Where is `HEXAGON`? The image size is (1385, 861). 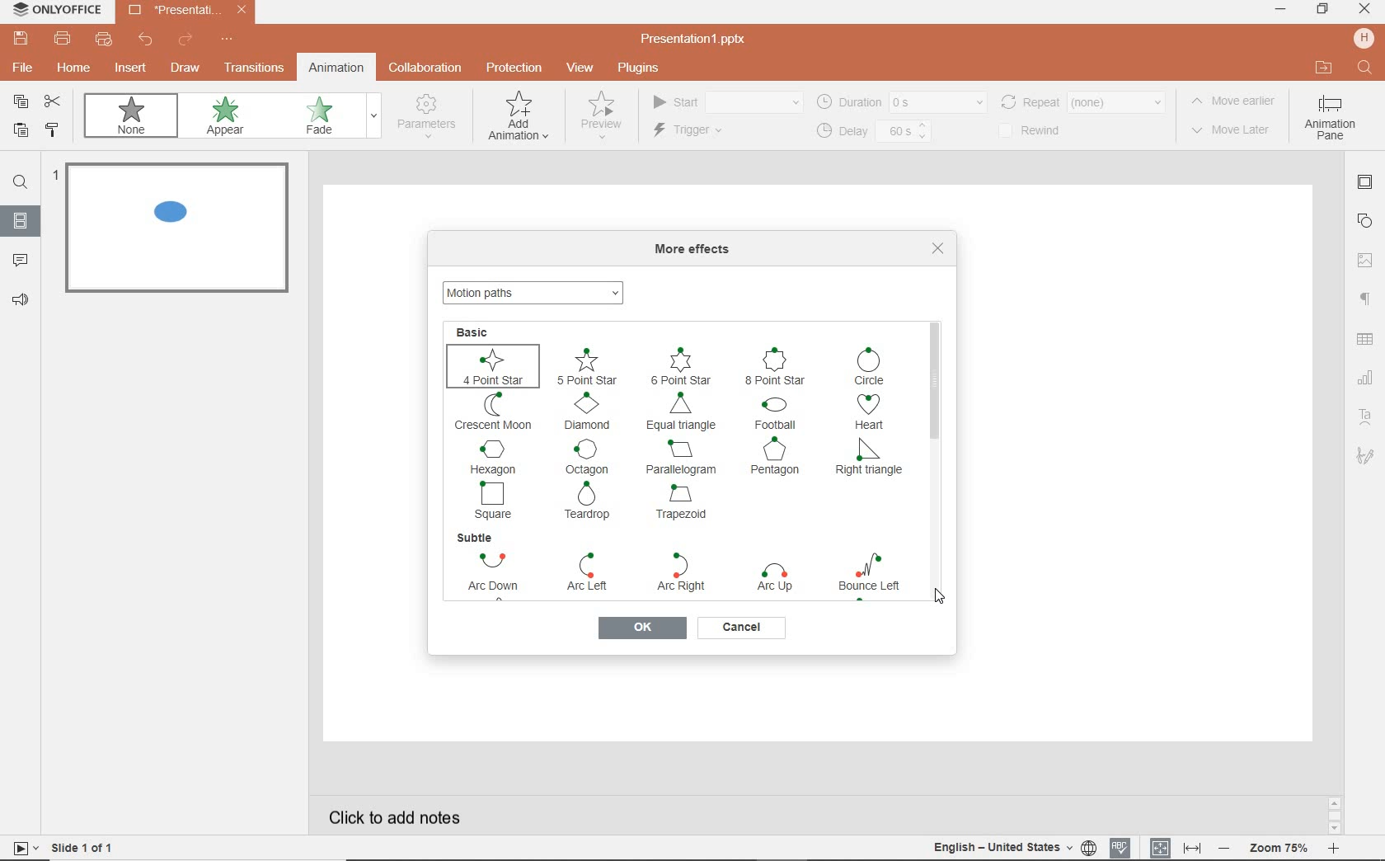 HEXAGON is located at coordinates (493, 456).